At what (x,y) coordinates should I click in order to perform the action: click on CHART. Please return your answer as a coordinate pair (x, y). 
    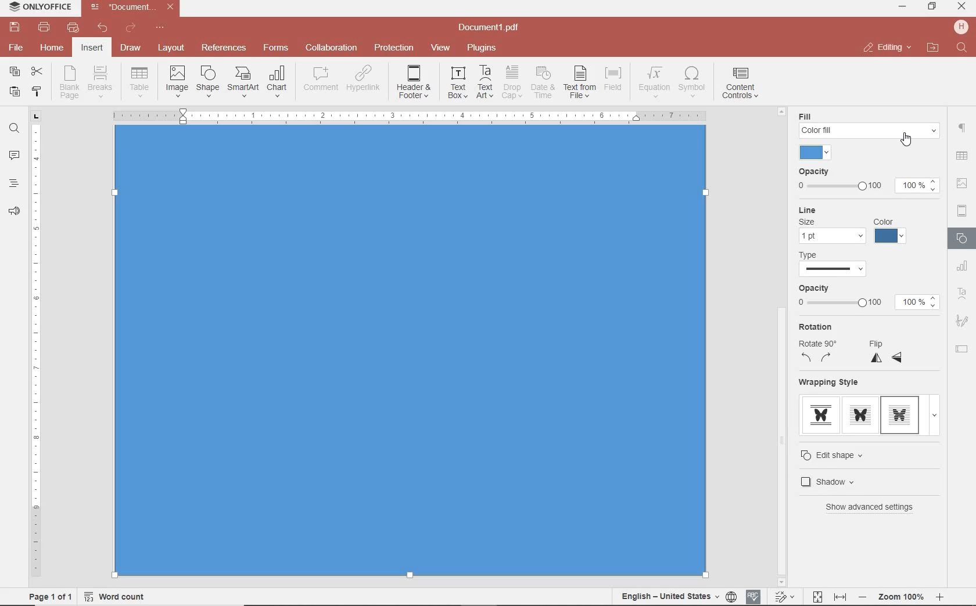
    Looking at the image, I should click on (963, 266).